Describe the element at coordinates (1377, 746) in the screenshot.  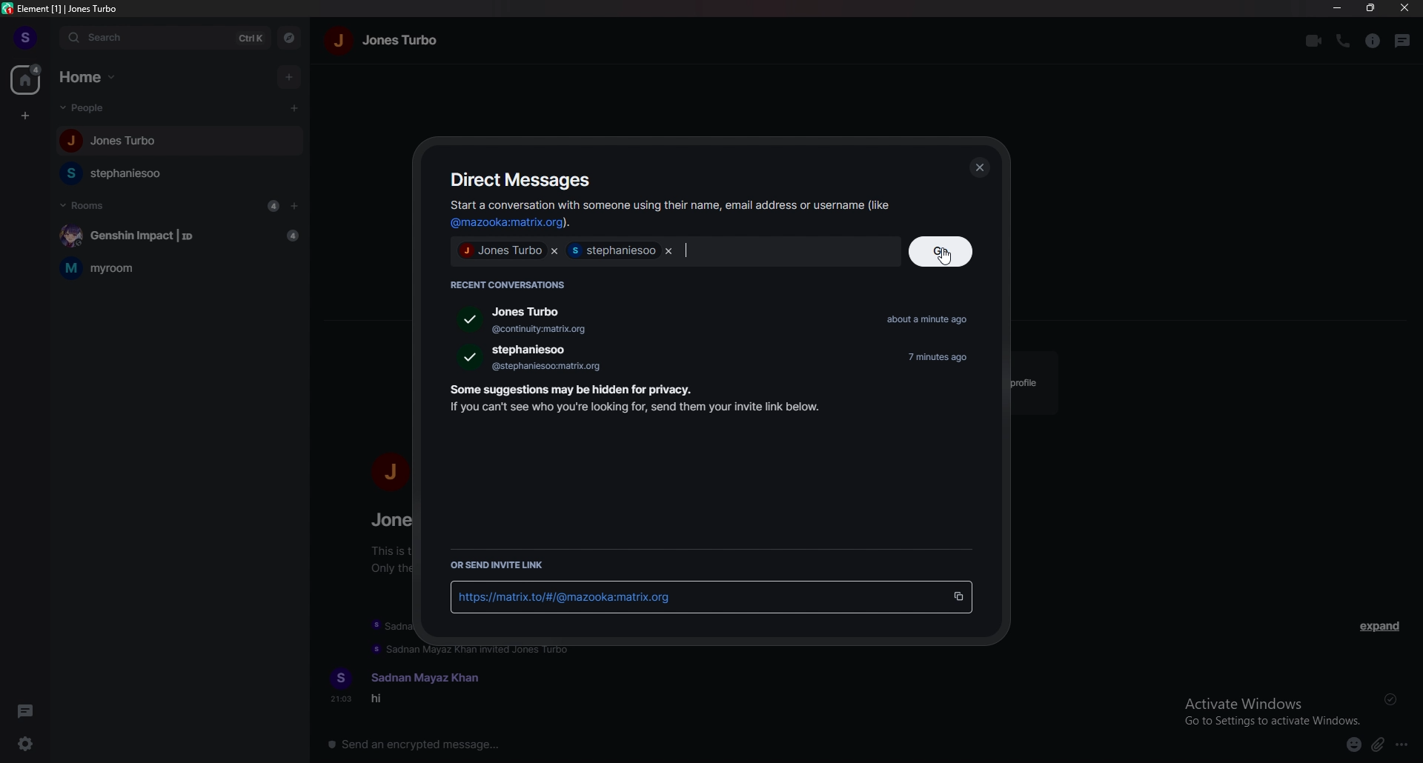
I see `attachments` at that location.